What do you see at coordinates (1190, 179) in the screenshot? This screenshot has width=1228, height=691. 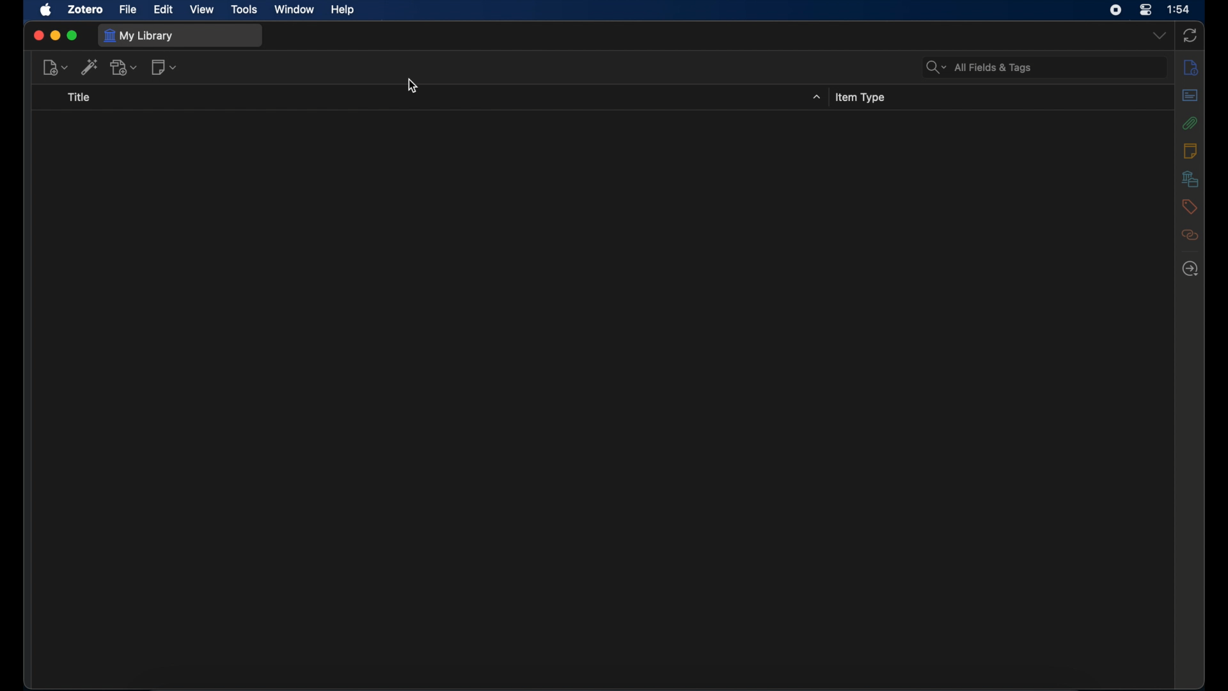 I see `libraries` at bounding box center [1190, 179].